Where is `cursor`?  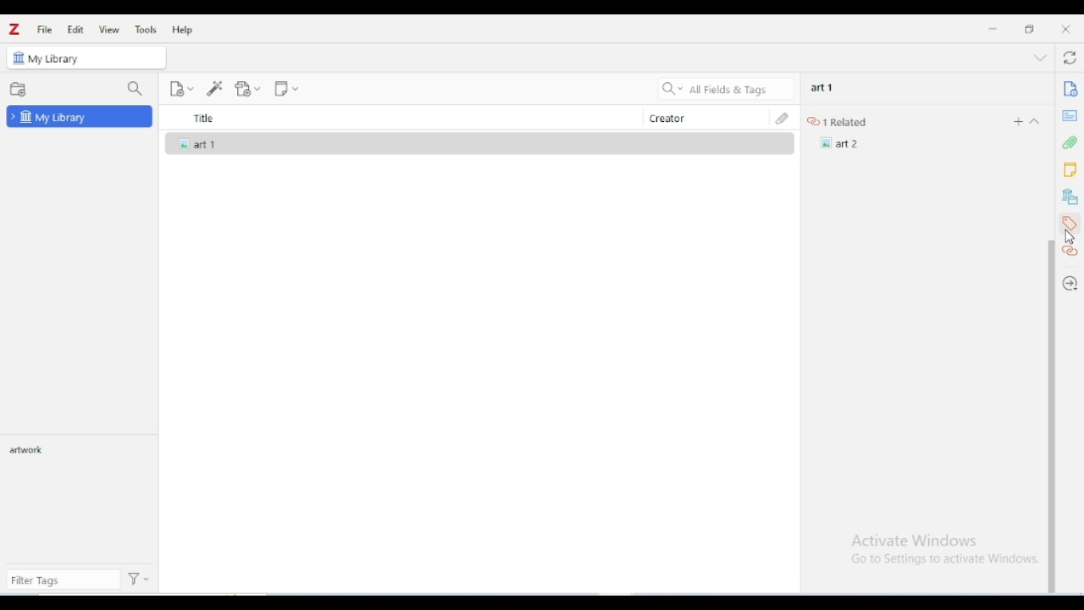 cursor is located at coordinates (1069, 236).